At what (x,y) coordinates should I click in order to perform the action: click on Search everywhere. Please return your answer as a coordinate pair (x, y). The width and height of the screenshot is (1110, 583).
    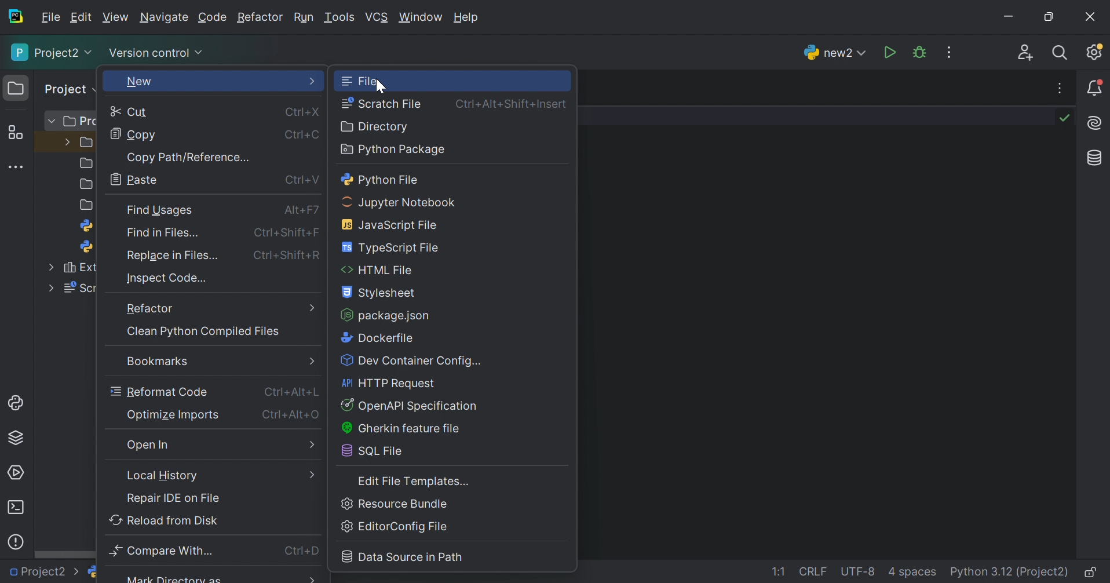
    Looking at the image, I should click on (1062, 54).